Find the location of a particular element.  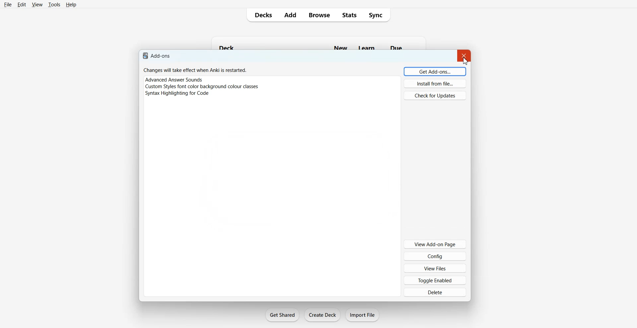

Decks is located at coordinates (260, 15).